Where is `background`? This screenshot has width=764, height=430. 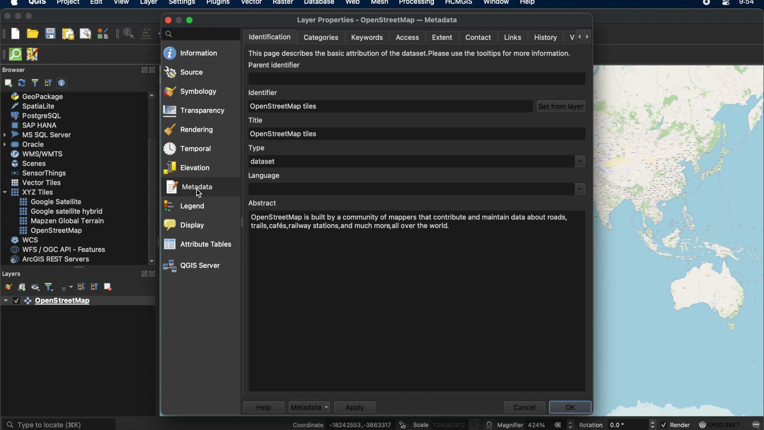
background is located at coordinates (678, 240).